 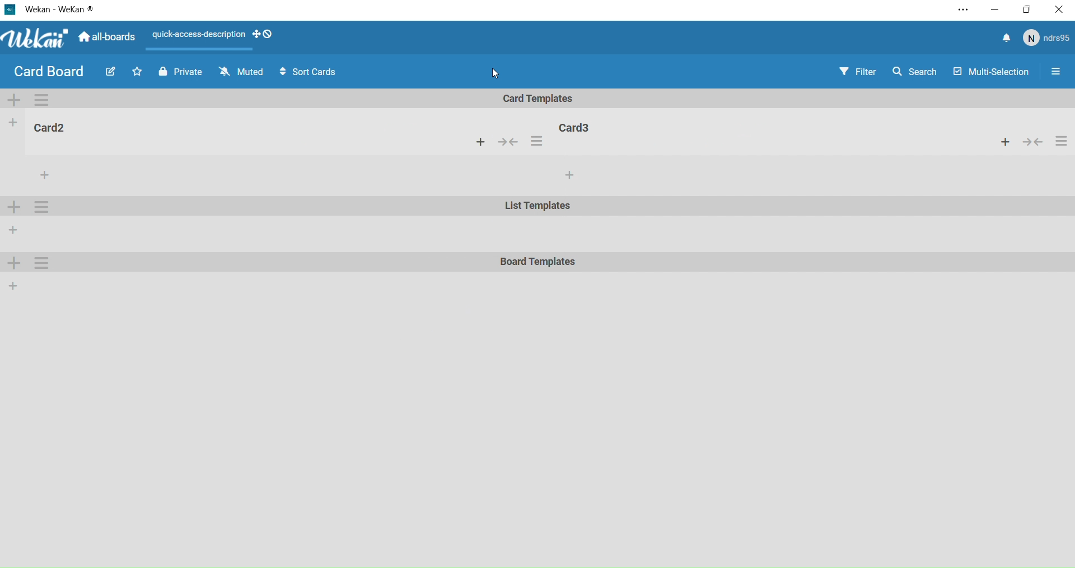 I want to click on all boards, so click(x=106, y=40).